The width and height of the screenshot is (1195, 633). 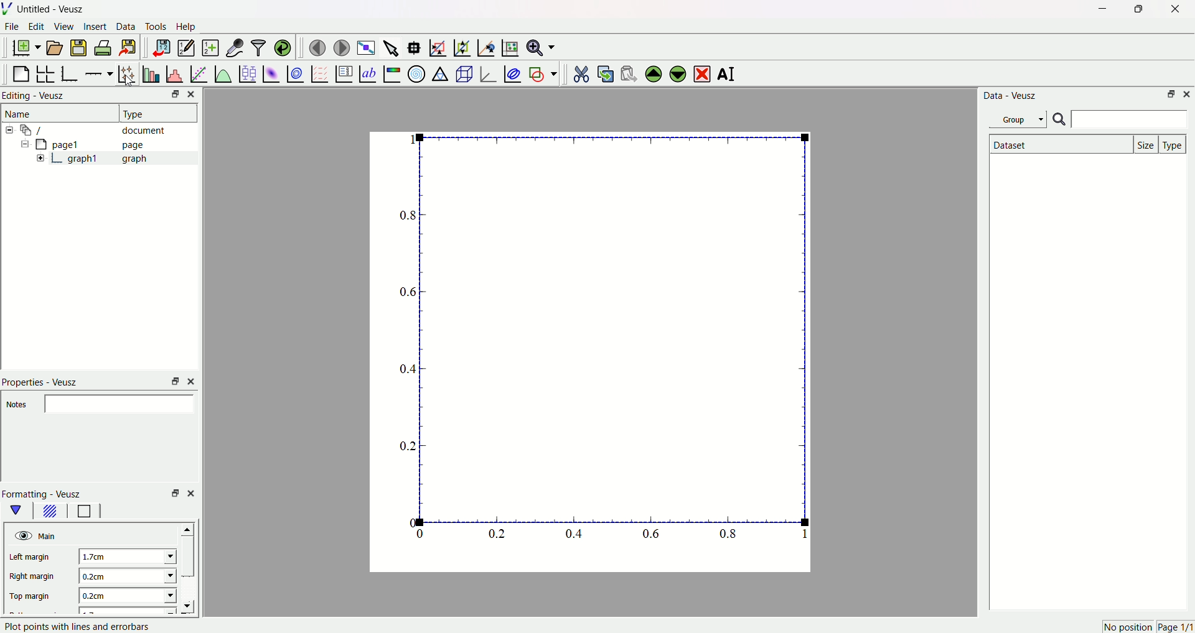 I want to click on enter notes field, so click(x=121, y=404).